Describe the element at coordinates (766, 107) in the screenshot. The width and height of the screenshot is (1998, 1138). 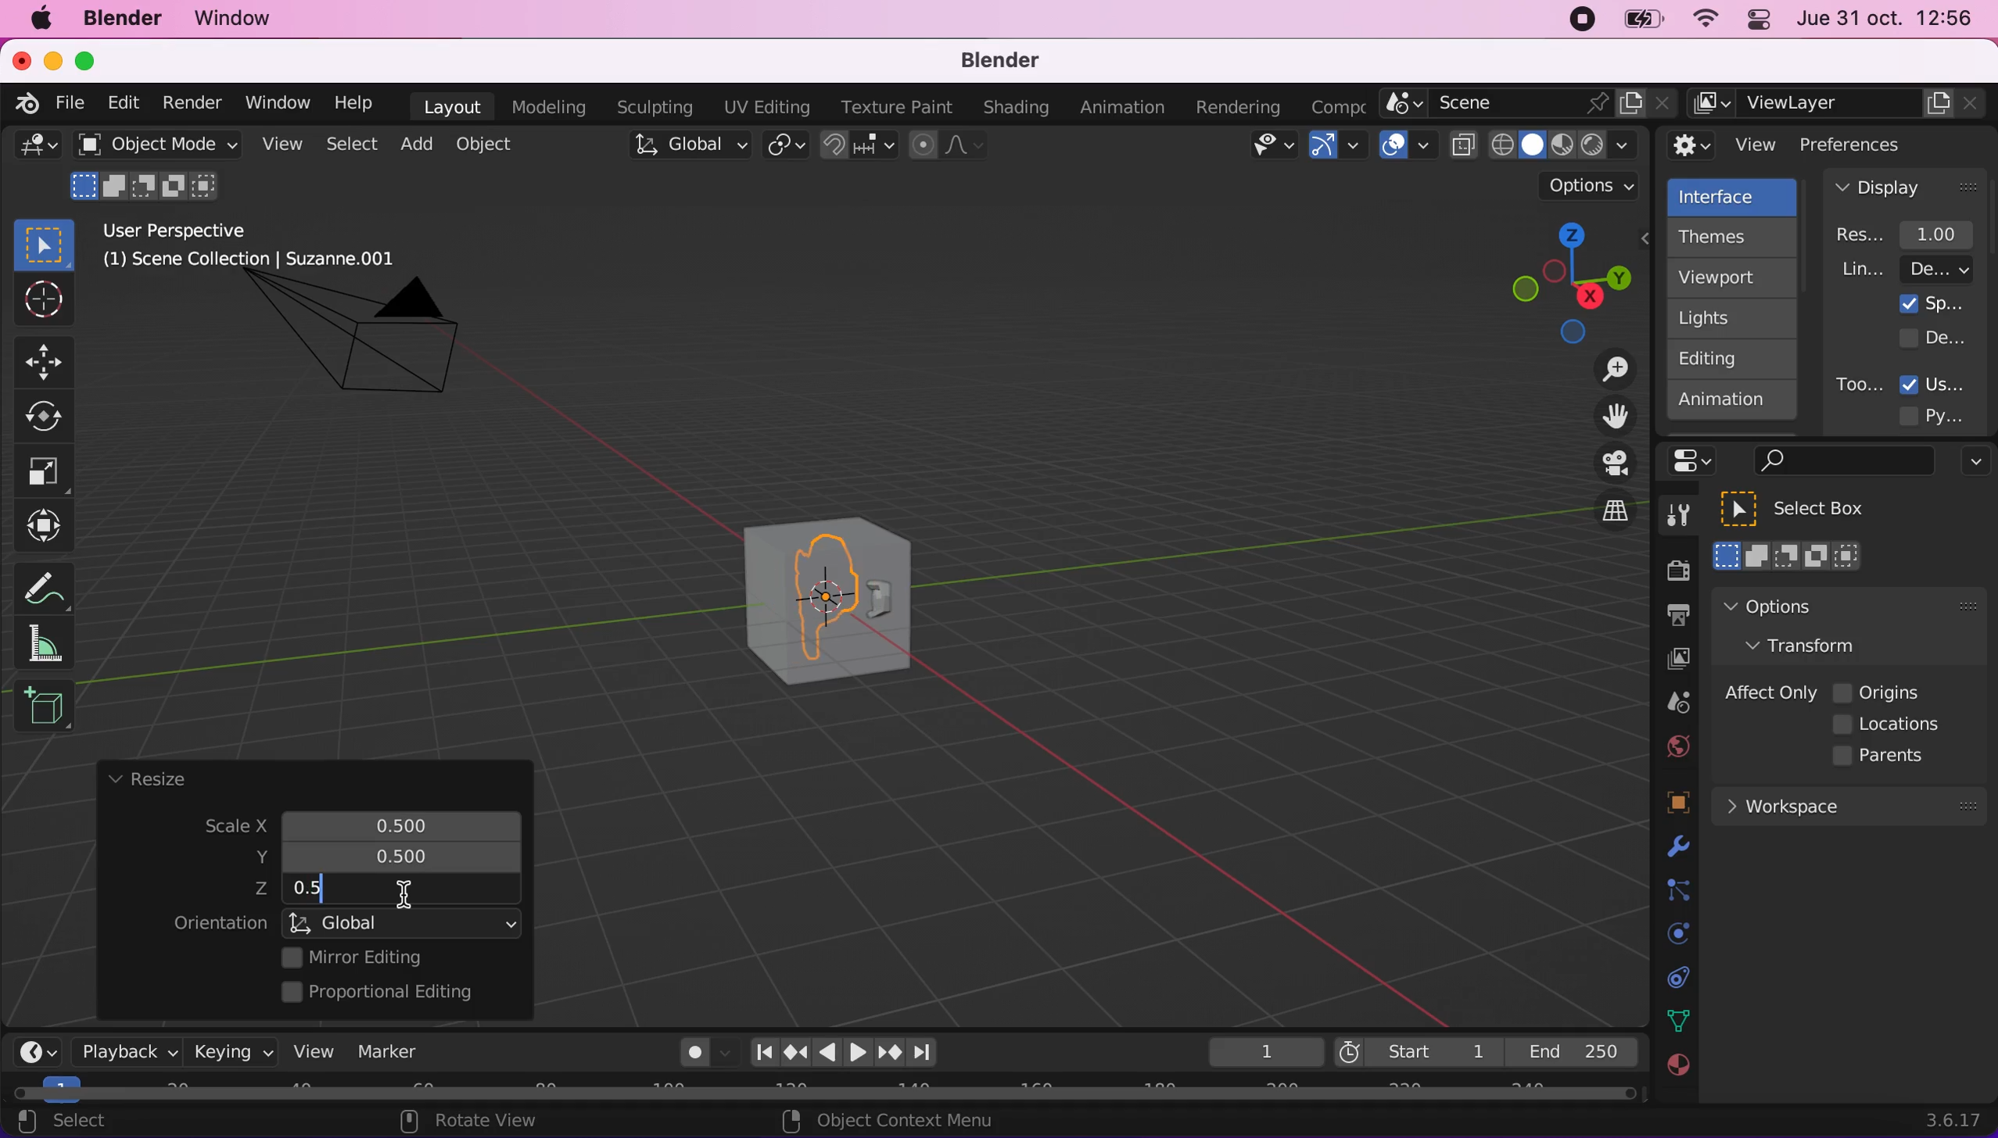
I see `uv editing` at that location.